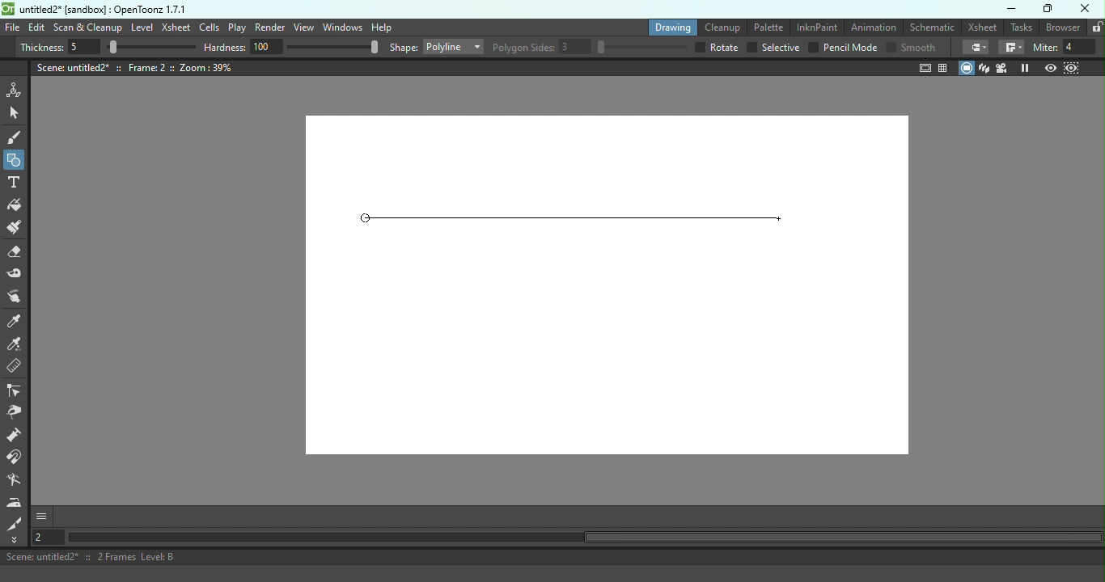 This screenshot has width=1105, height=582. I want to click on Miter, so click(1068, 48).